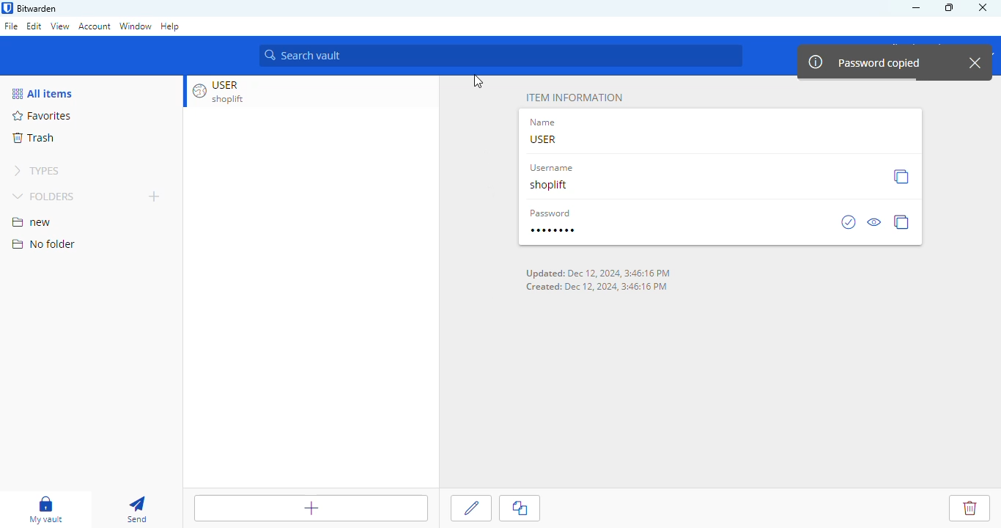 This screenshot has height=528, width=1001. What do you see at coordinates (598, 287) in the screenshot?
I see `Created: Dec 12, 2024, 3:46:16 PM` at bounding box center [598, 287].